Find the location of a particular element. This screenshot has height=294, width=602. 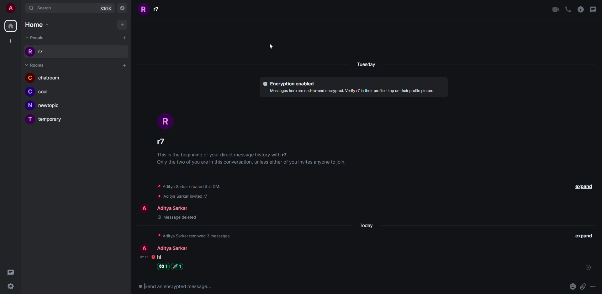

profile is located at coordinates (144, 209).